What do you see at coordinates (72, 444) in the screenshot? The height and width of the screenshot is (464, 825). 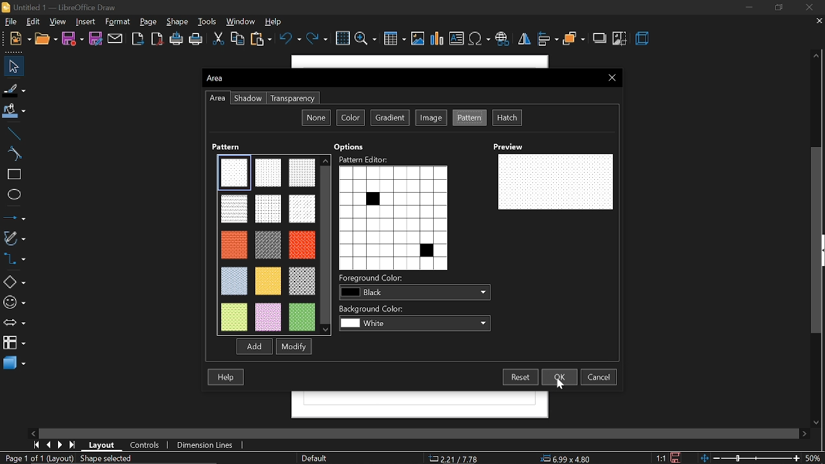 I see `go to last page` at bounding box center [72, 444].